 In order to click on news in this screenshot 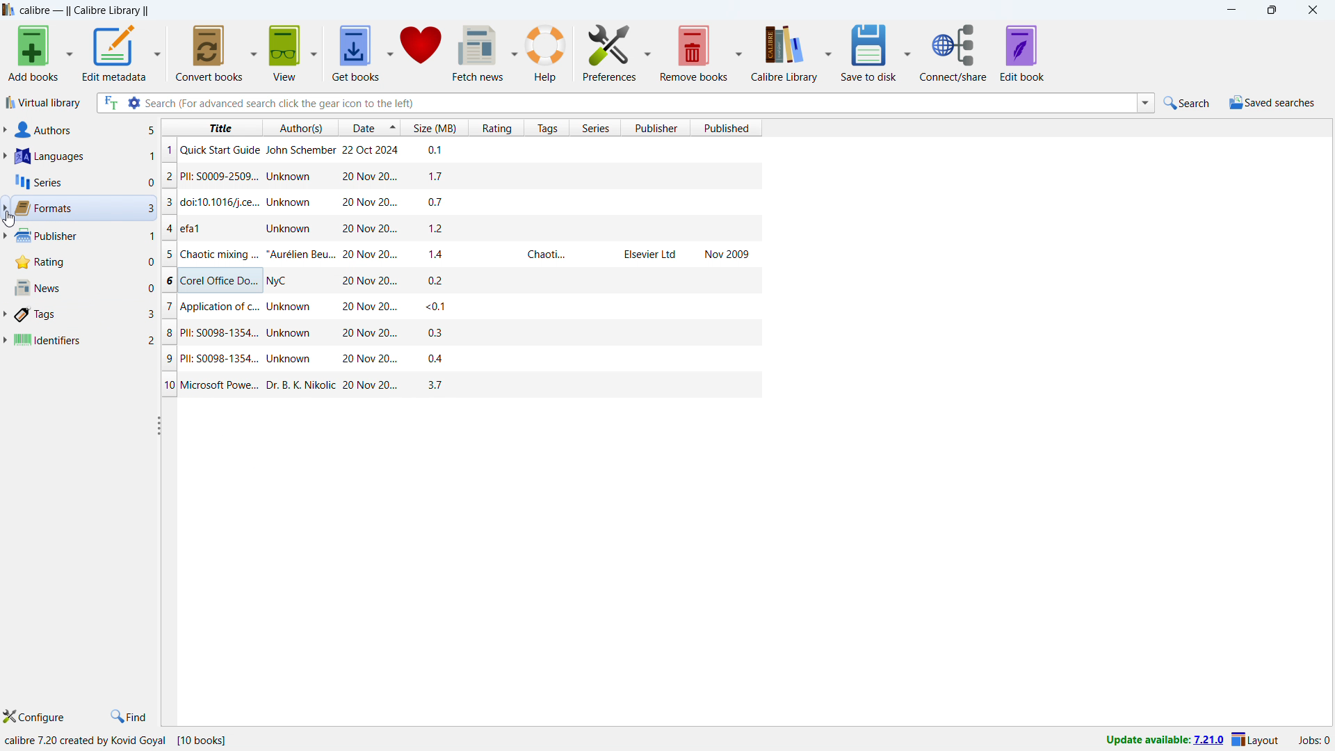, I will do `click(83, 286)`.